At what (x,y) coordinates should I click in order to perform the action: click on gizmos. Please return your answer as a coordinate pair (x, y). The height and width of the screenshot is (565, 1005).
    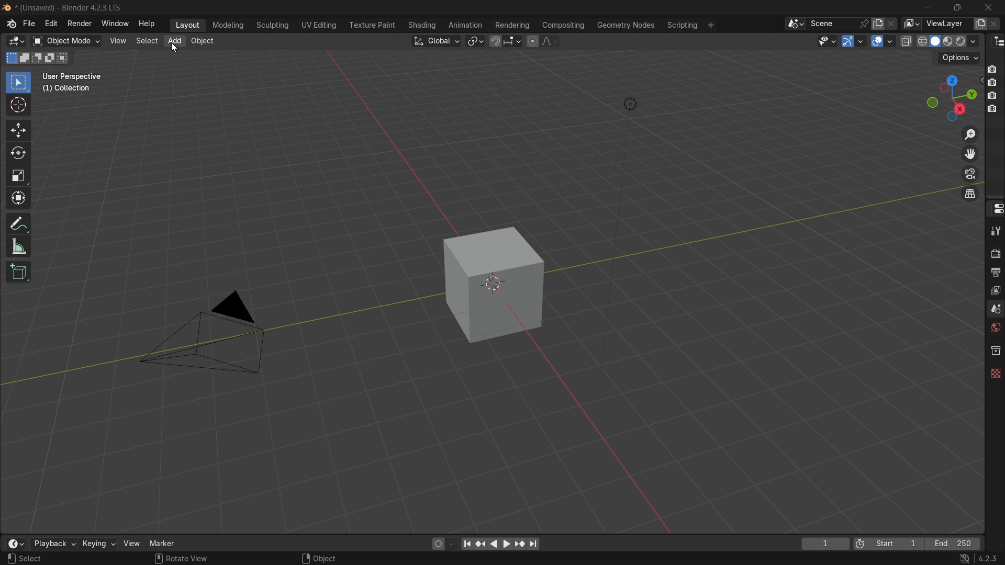
    Looking at the image, I should click on (860, 41).